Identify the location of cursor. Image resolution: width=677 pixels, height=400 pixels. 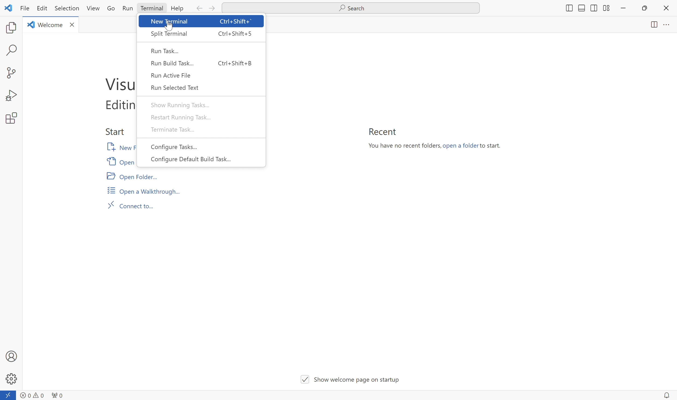
(170, 25).